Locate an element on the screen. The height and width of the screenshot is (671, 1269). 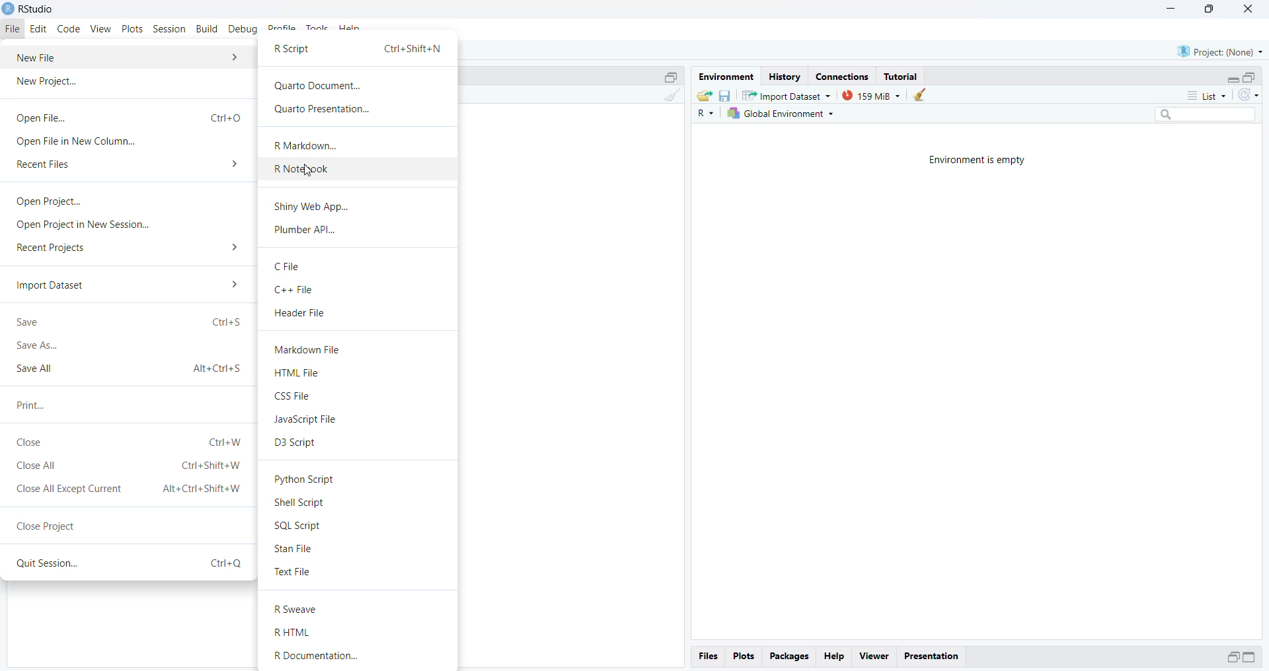
Markdown File is located at coordinates (310, 350).